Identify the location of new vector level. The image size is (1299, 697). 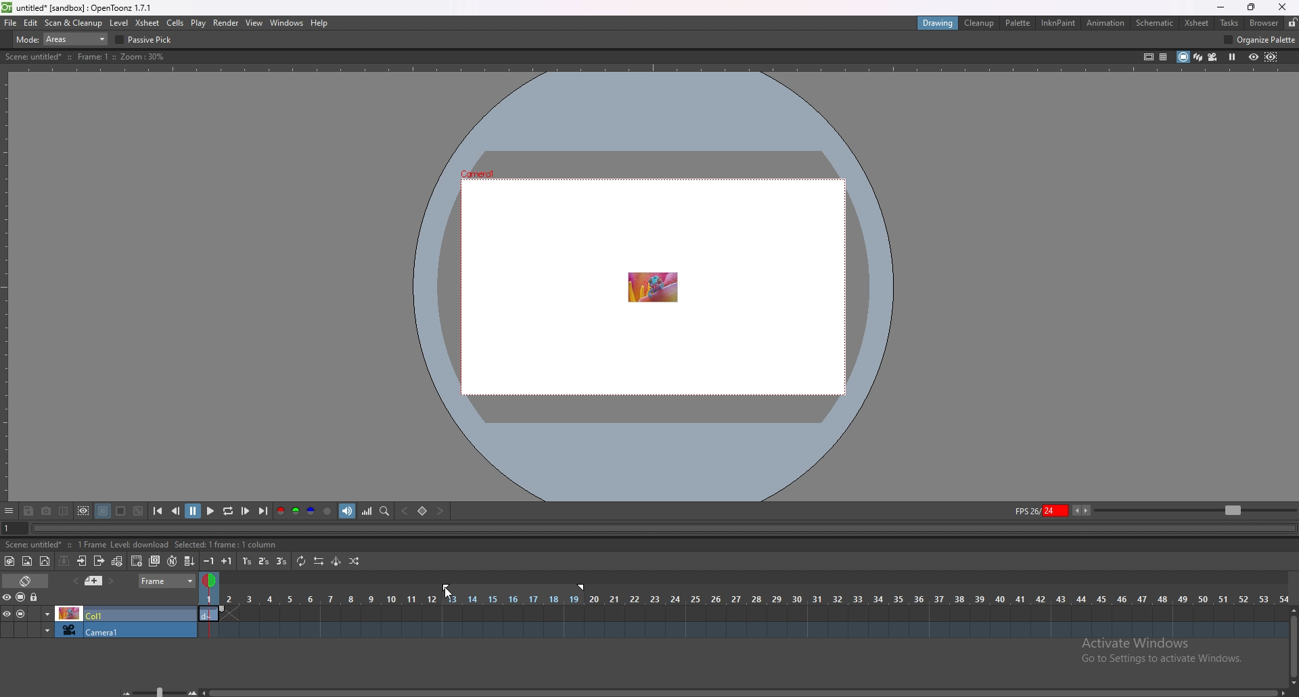
(45, 561).